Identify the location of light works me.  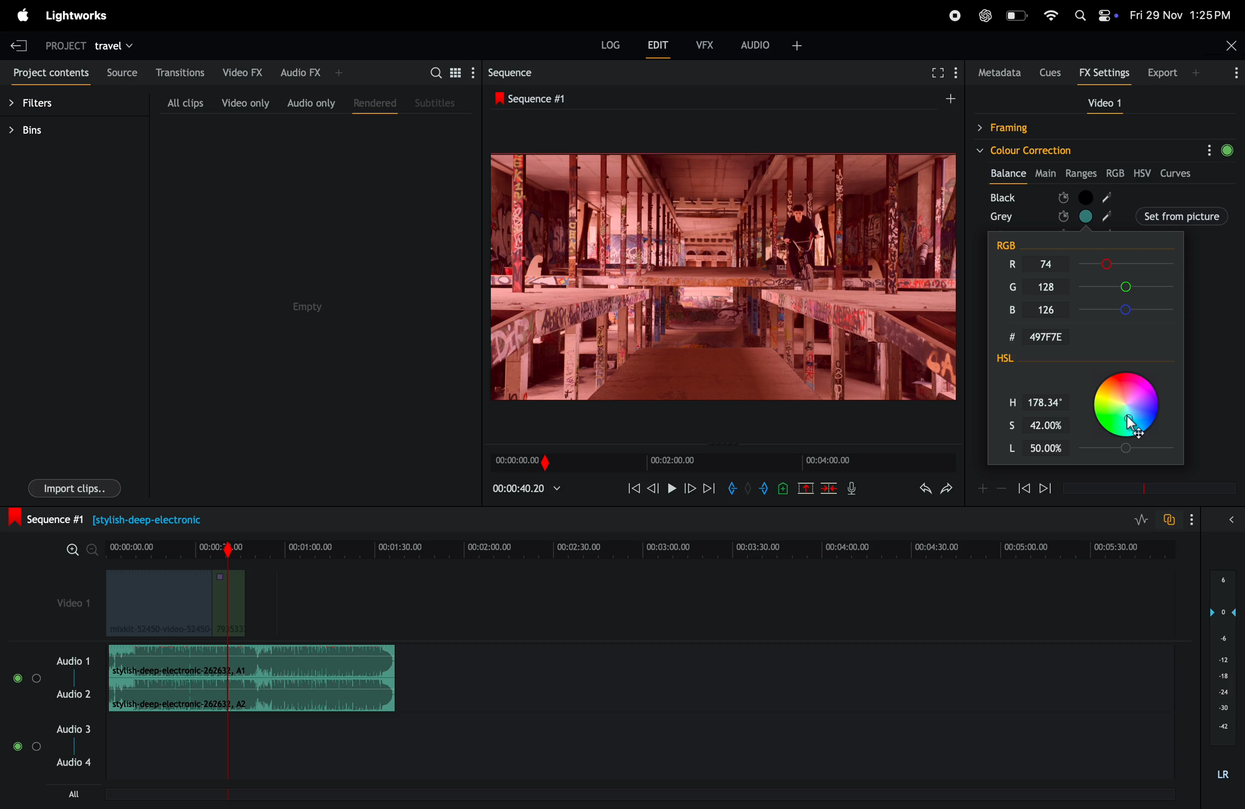
(79, 15).